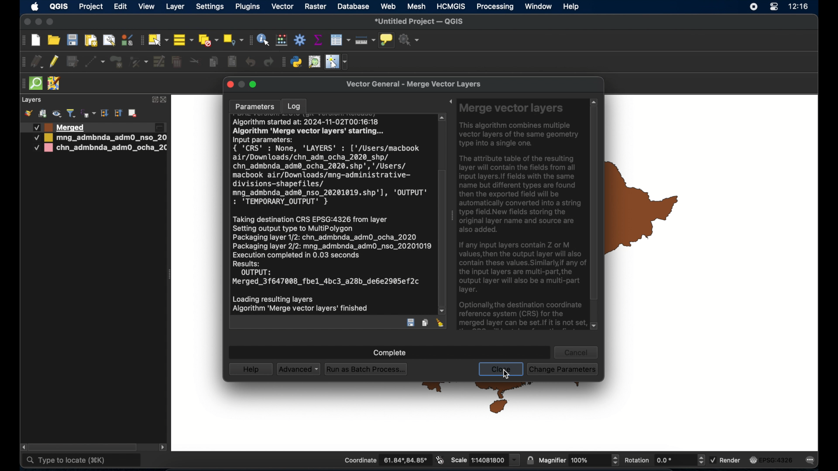 The height and width of the screenshot is (471, 838). Describe the element at coordinates (771, 461) in the screenshot. I see `EPSG:4326` at that location.